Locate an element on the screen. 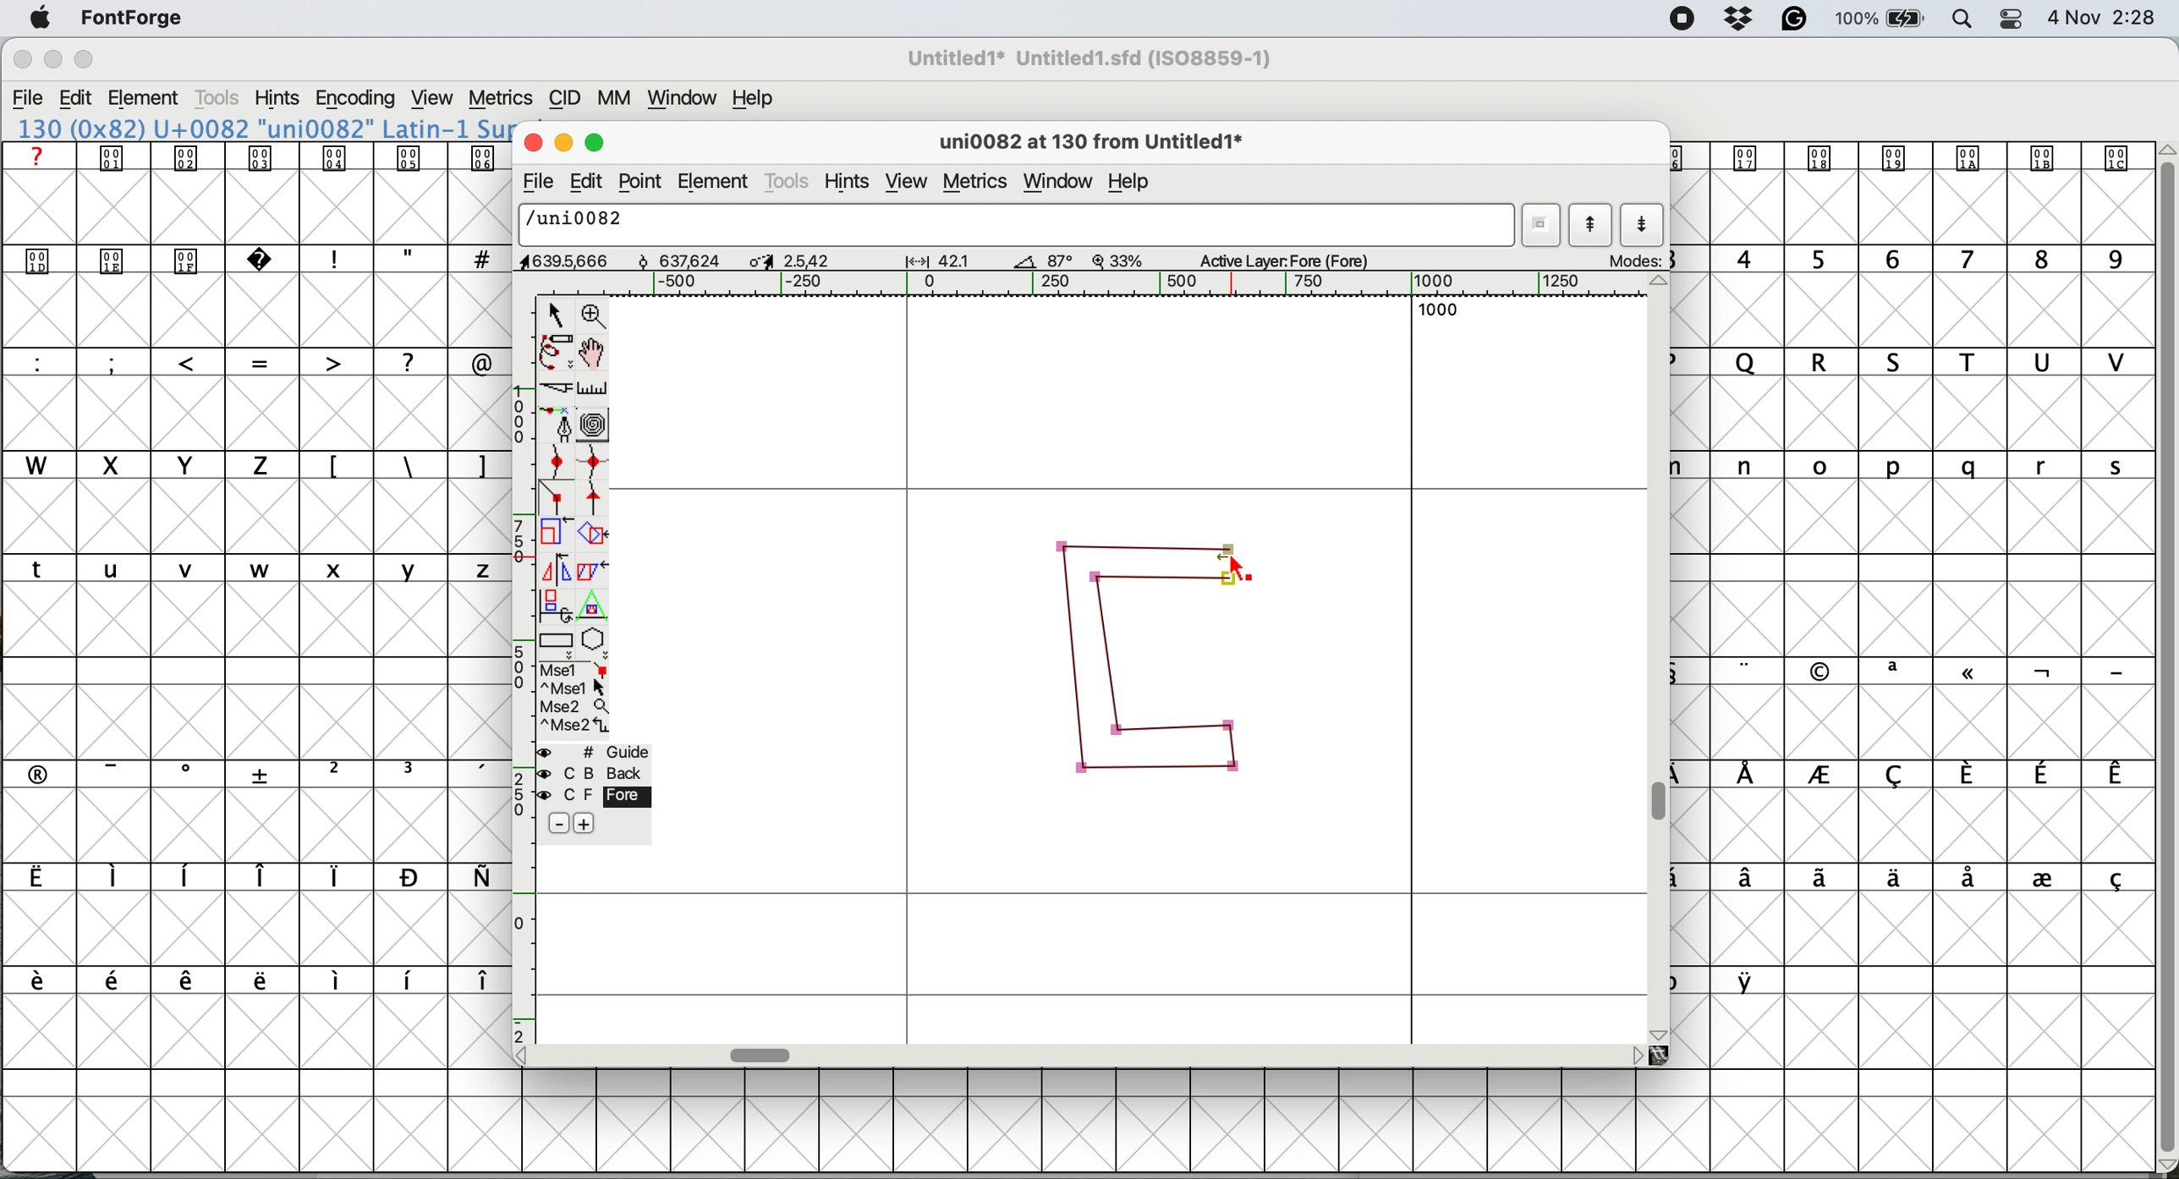 This screenshot has width=2179, height=1179. skew the selection is located at coordinates (589, 568).